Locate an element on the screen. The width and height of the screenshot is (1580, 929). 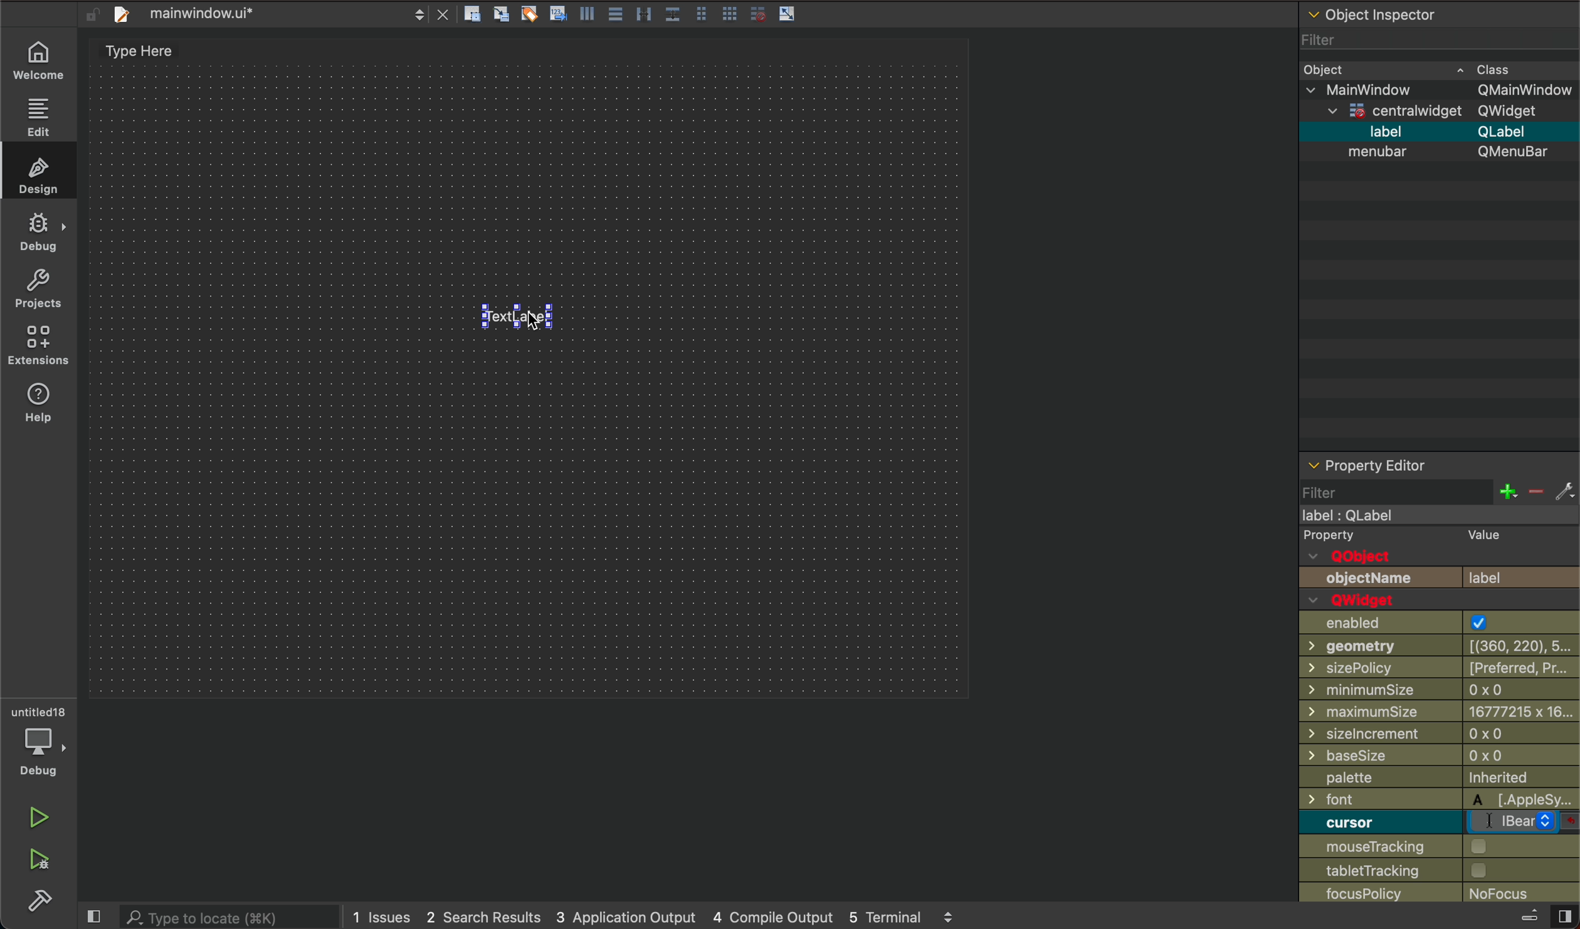
object inspector is located at coordinates (1441, 15).